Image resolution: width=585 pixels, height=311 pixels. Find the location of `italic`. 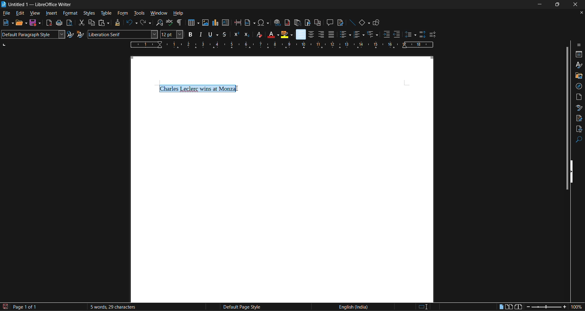

italic is located at coordinates (200, 34).